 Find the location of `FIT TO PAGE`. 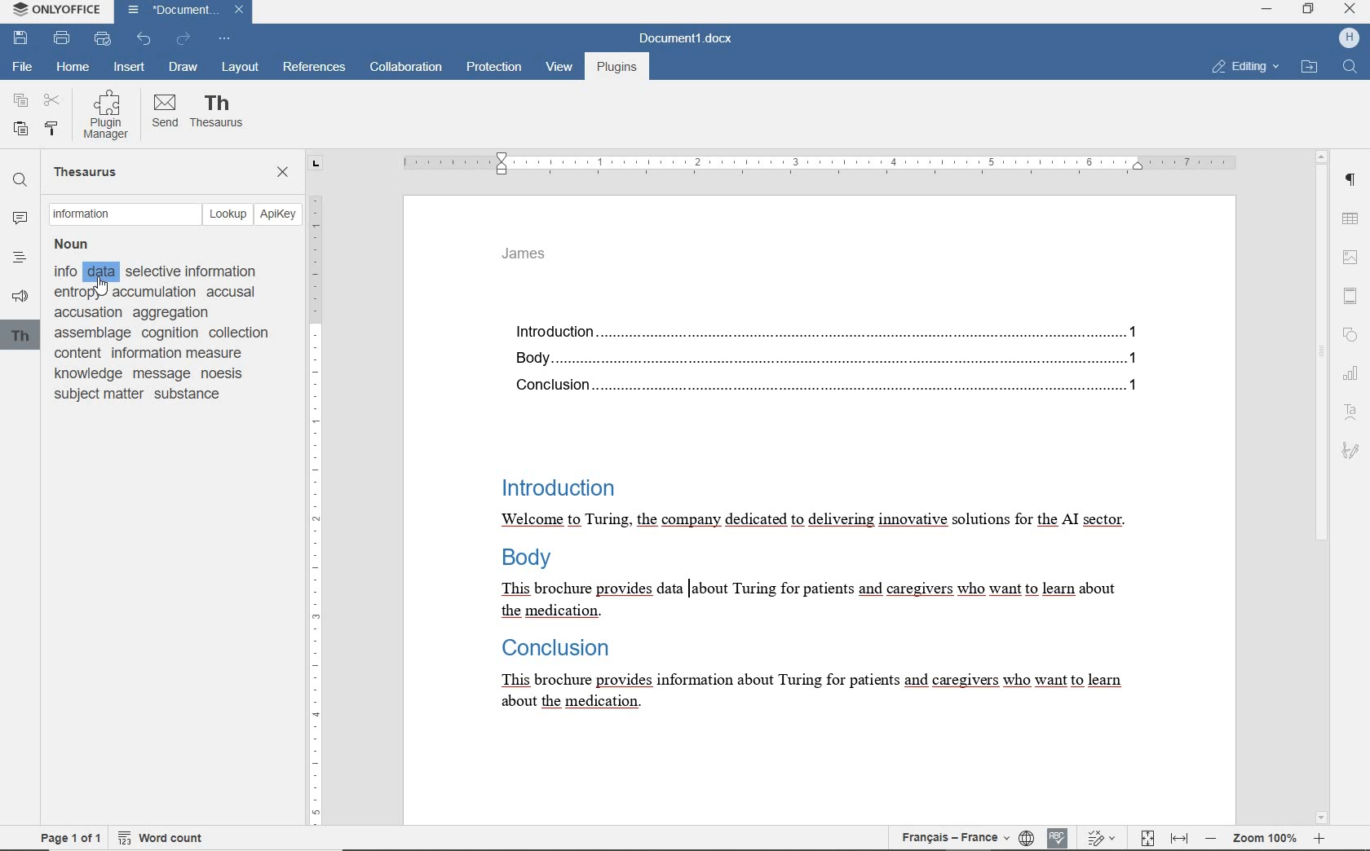

FIT TO PAGE is located at coordinates (1146, 838).